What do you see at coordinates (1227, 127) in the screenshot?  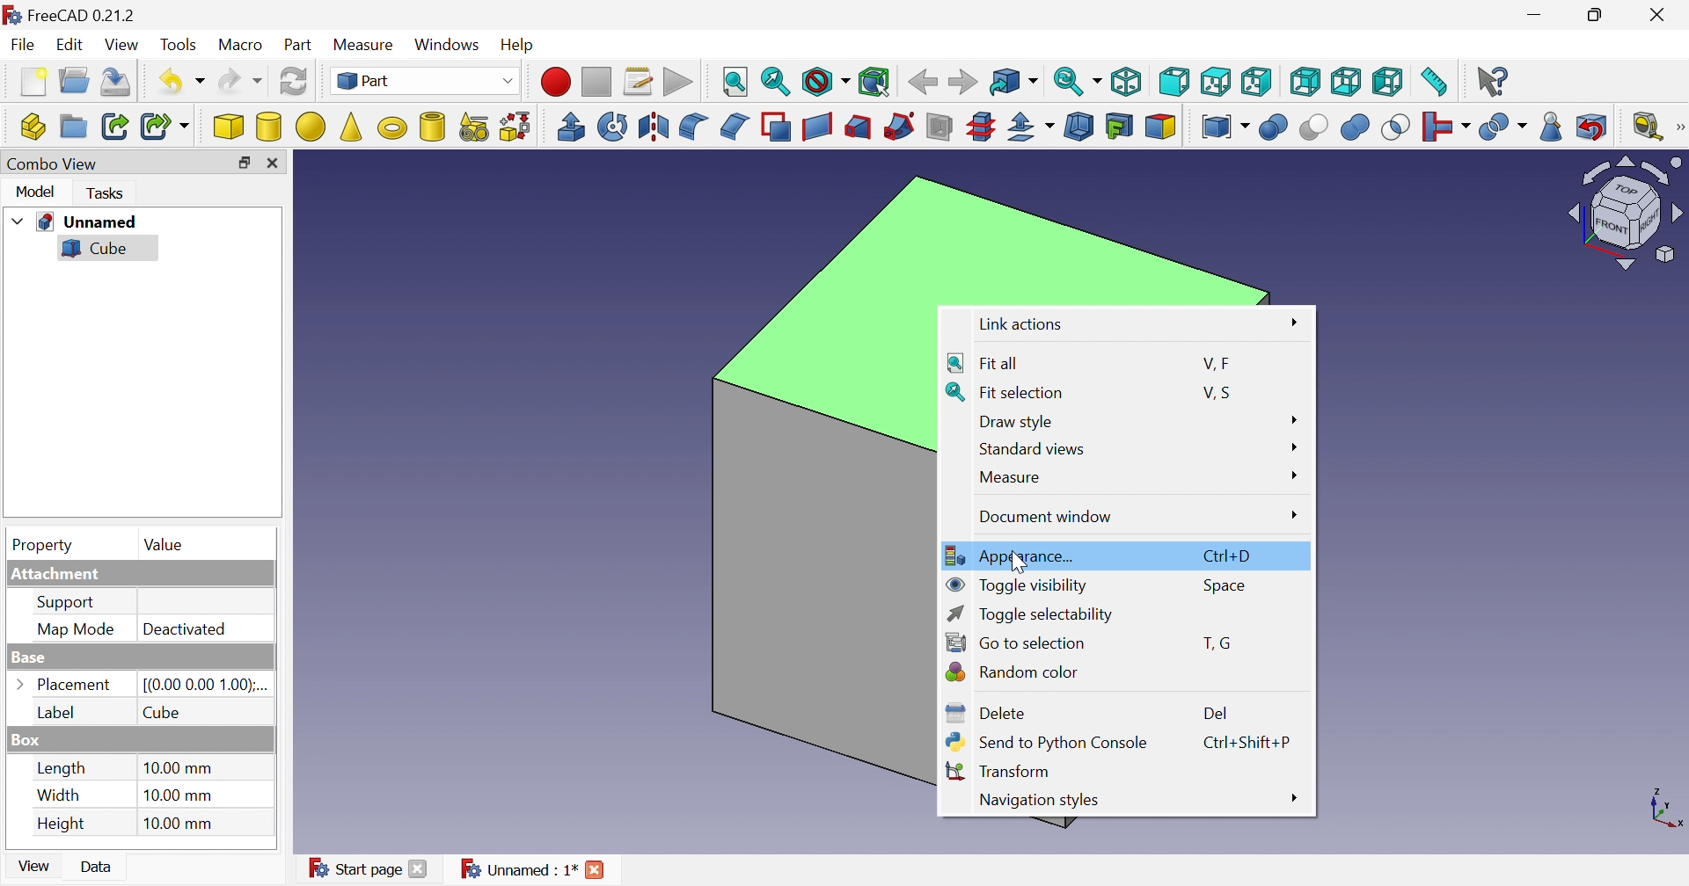 I see `Compound tools` at bounding box center [1227, 127].